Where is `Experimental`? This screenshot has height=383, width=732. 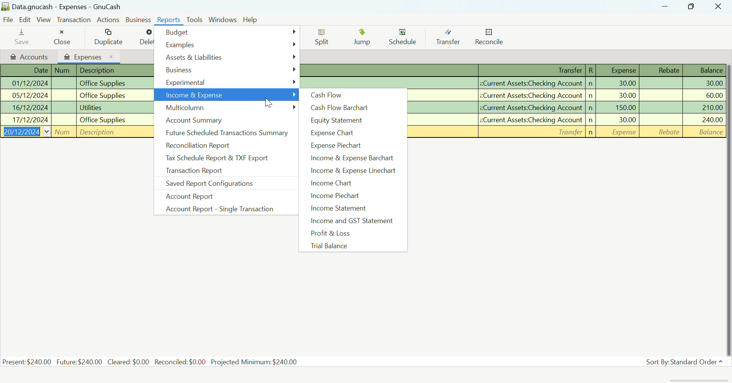 Experimental is located at coordinates (226, 83).